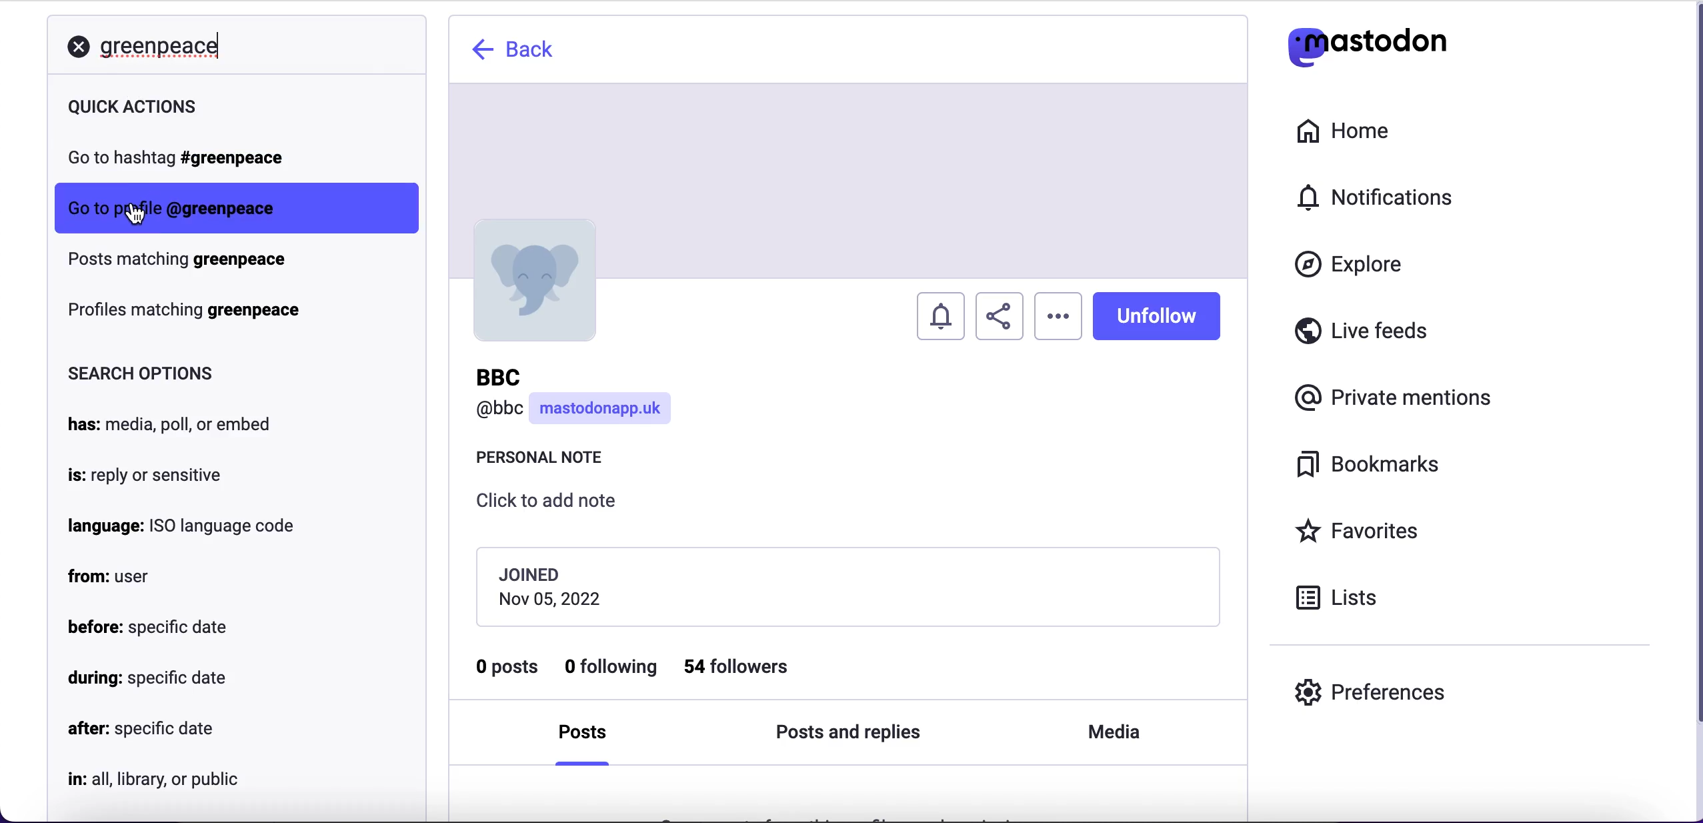  What do you see at coordinates (1398, 394) in the screenshot?
I see `private mentions` at bounding box center [1398, 394].